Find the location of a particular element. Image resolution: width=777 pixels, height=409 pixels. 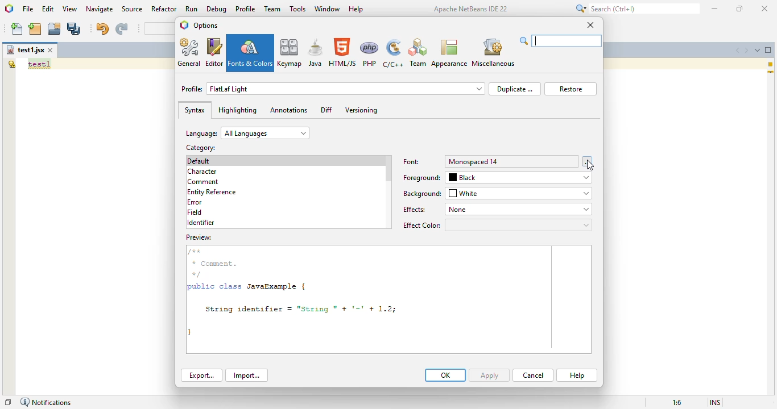

refactor is located at coordinates (164, 9).